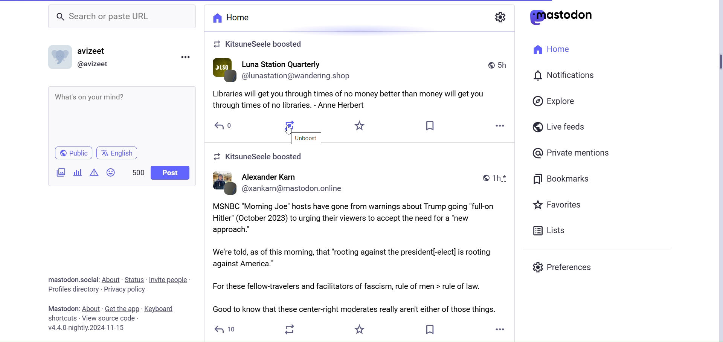 Image resolution: width=723 pixels, height=342 pixels. I want to click on Invite People, so click(168, 280).